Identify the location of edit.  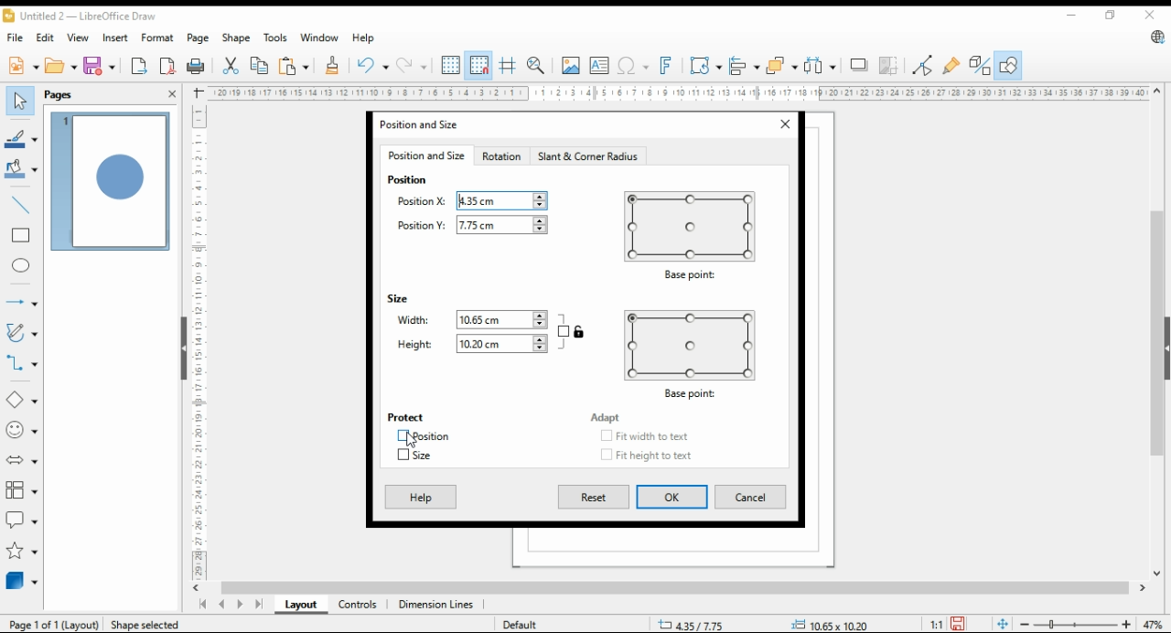
(45, 38).